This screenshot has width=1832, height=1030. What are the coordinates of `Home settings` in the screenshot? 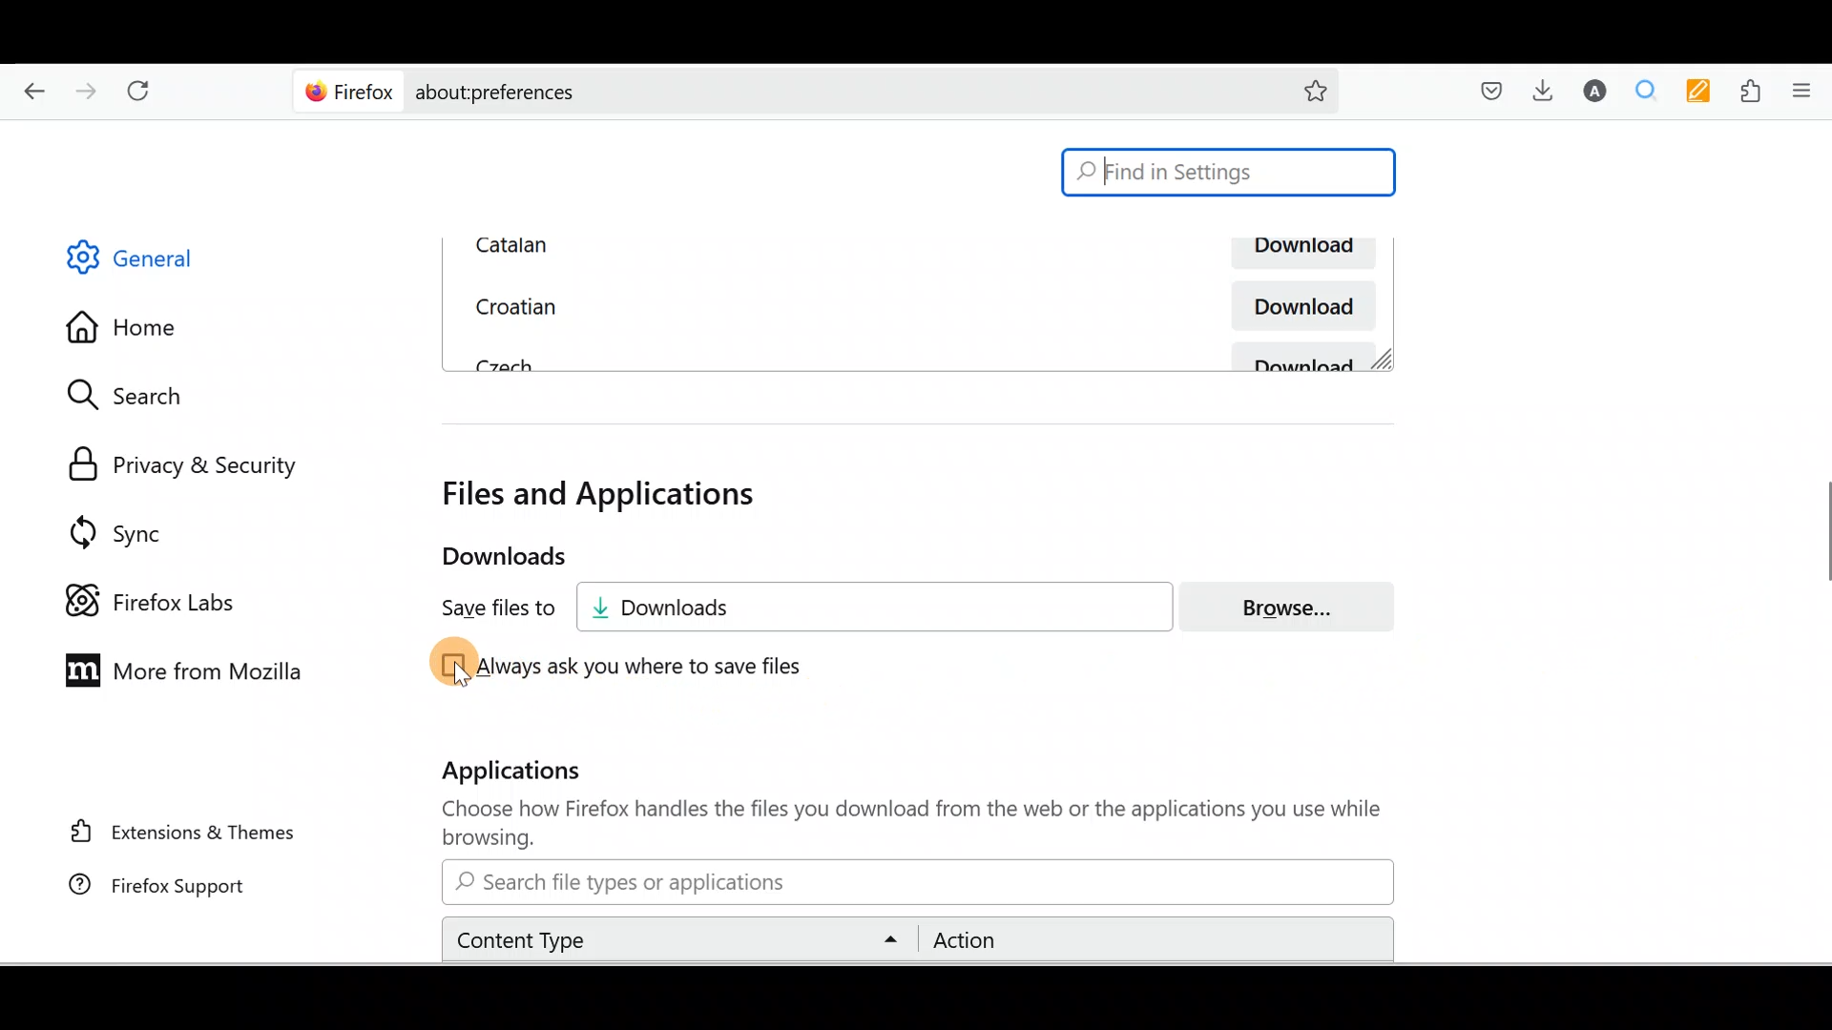 It's located at (123, 324).